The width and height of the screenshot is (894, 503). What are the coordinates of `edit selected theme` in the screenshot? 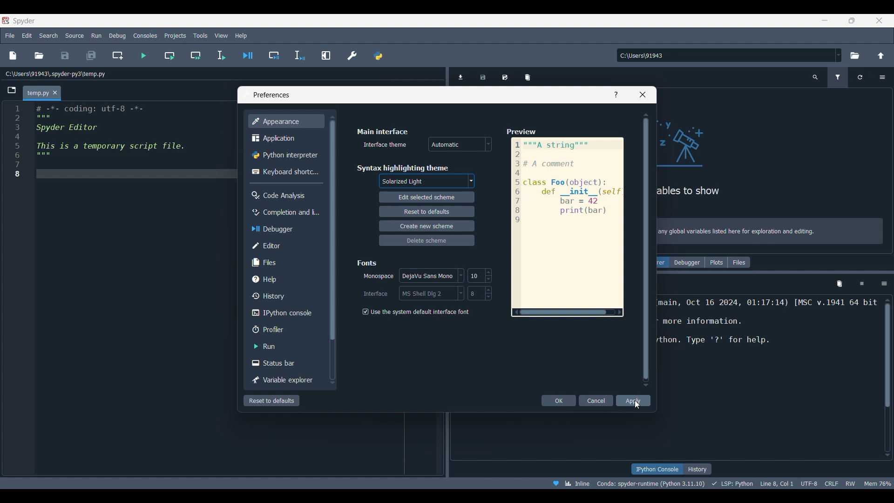 It's located at (427, 197).